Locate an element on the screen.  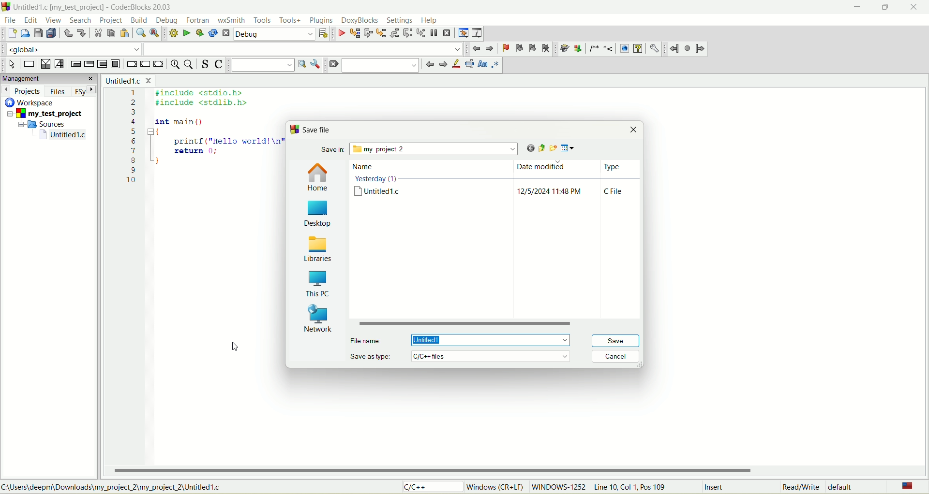
build and run is located at coordinates (200, 33).